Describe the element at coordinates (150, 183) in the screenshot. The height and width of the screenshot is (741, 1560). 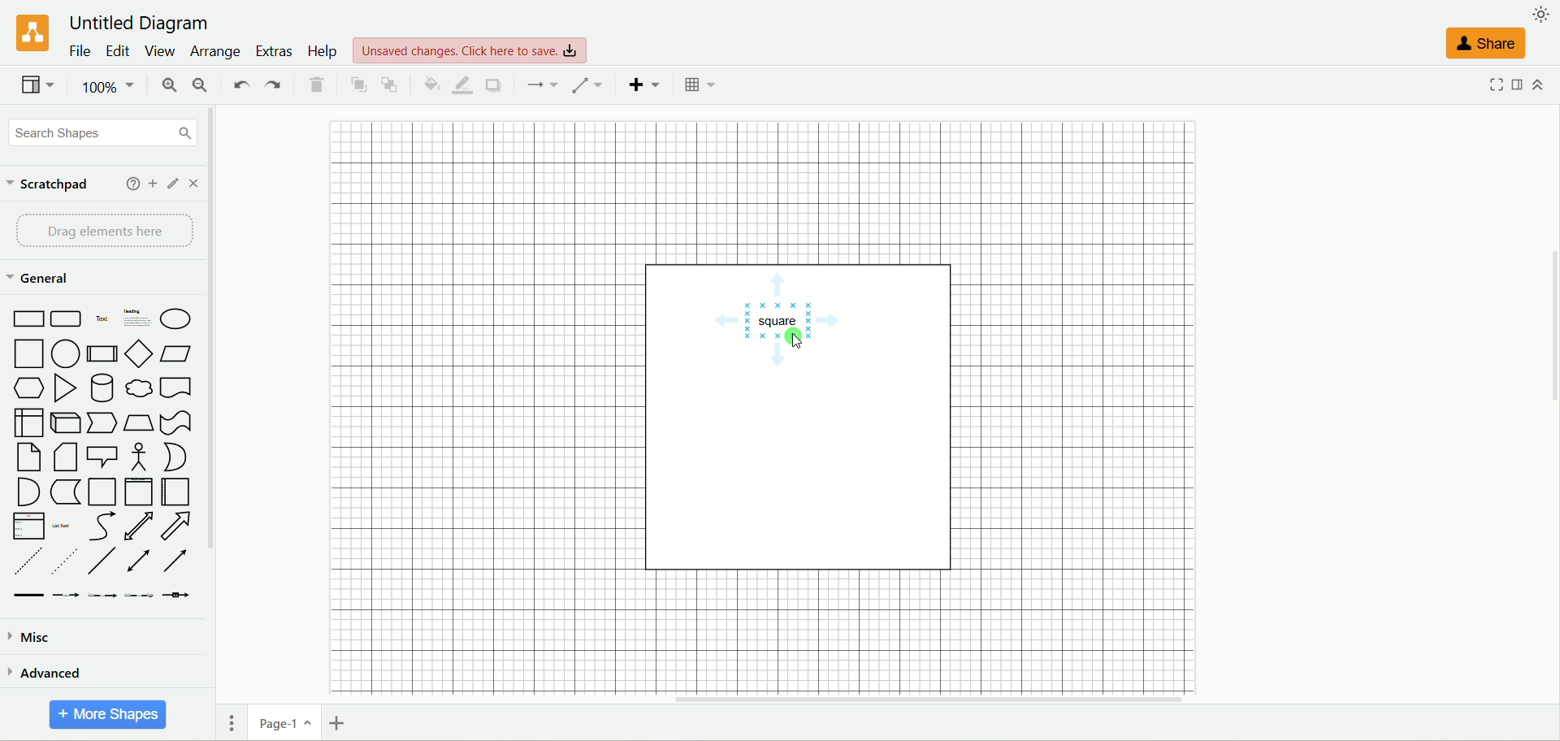
I see `add` at that location.